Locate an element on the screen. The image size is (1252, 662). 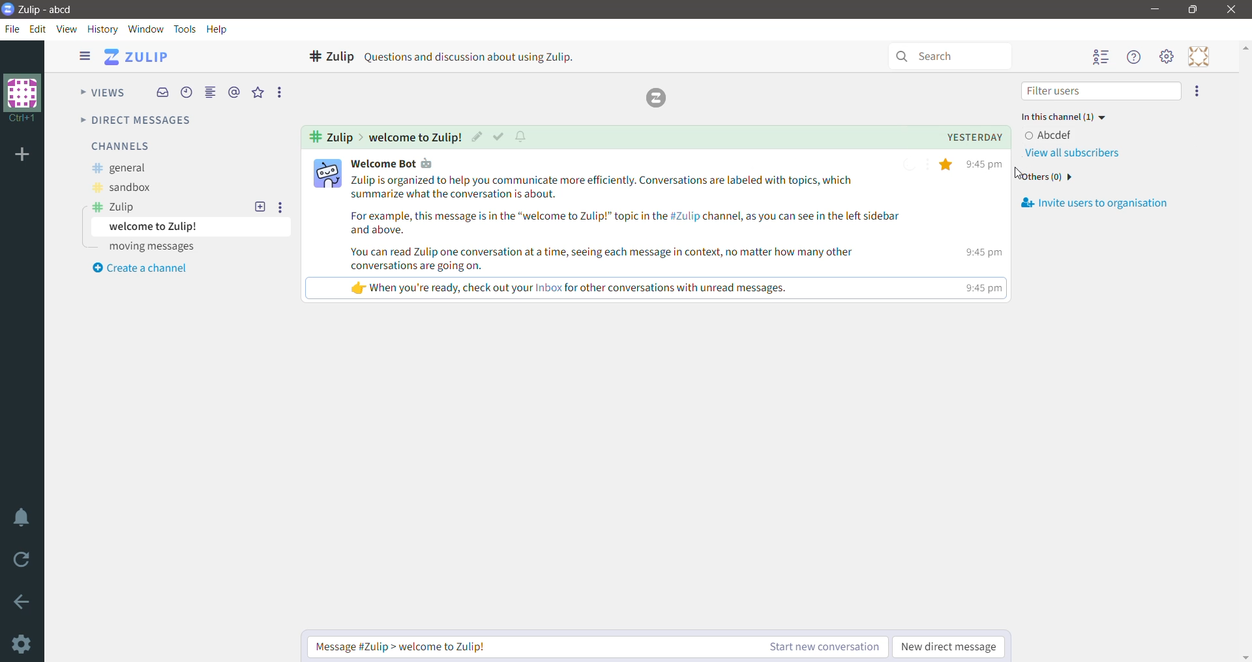
Message Topic is located at coordinates (411, 137).